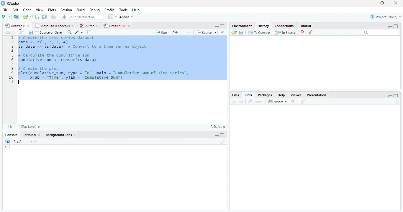 The width and height of the screenshot is (403, 212). What do you see at coordinates (14, 32) in the screenshot?
I see `Next` at bounding box center [14, 32].